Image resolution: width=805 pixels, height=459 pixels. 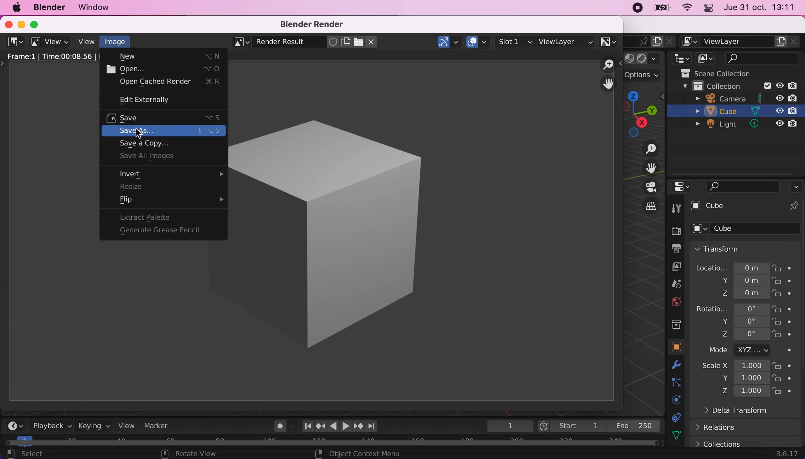 What do you see at coordinates (676, 284) in the screenshot?
I see `scene` at bounding box center [676, 284].